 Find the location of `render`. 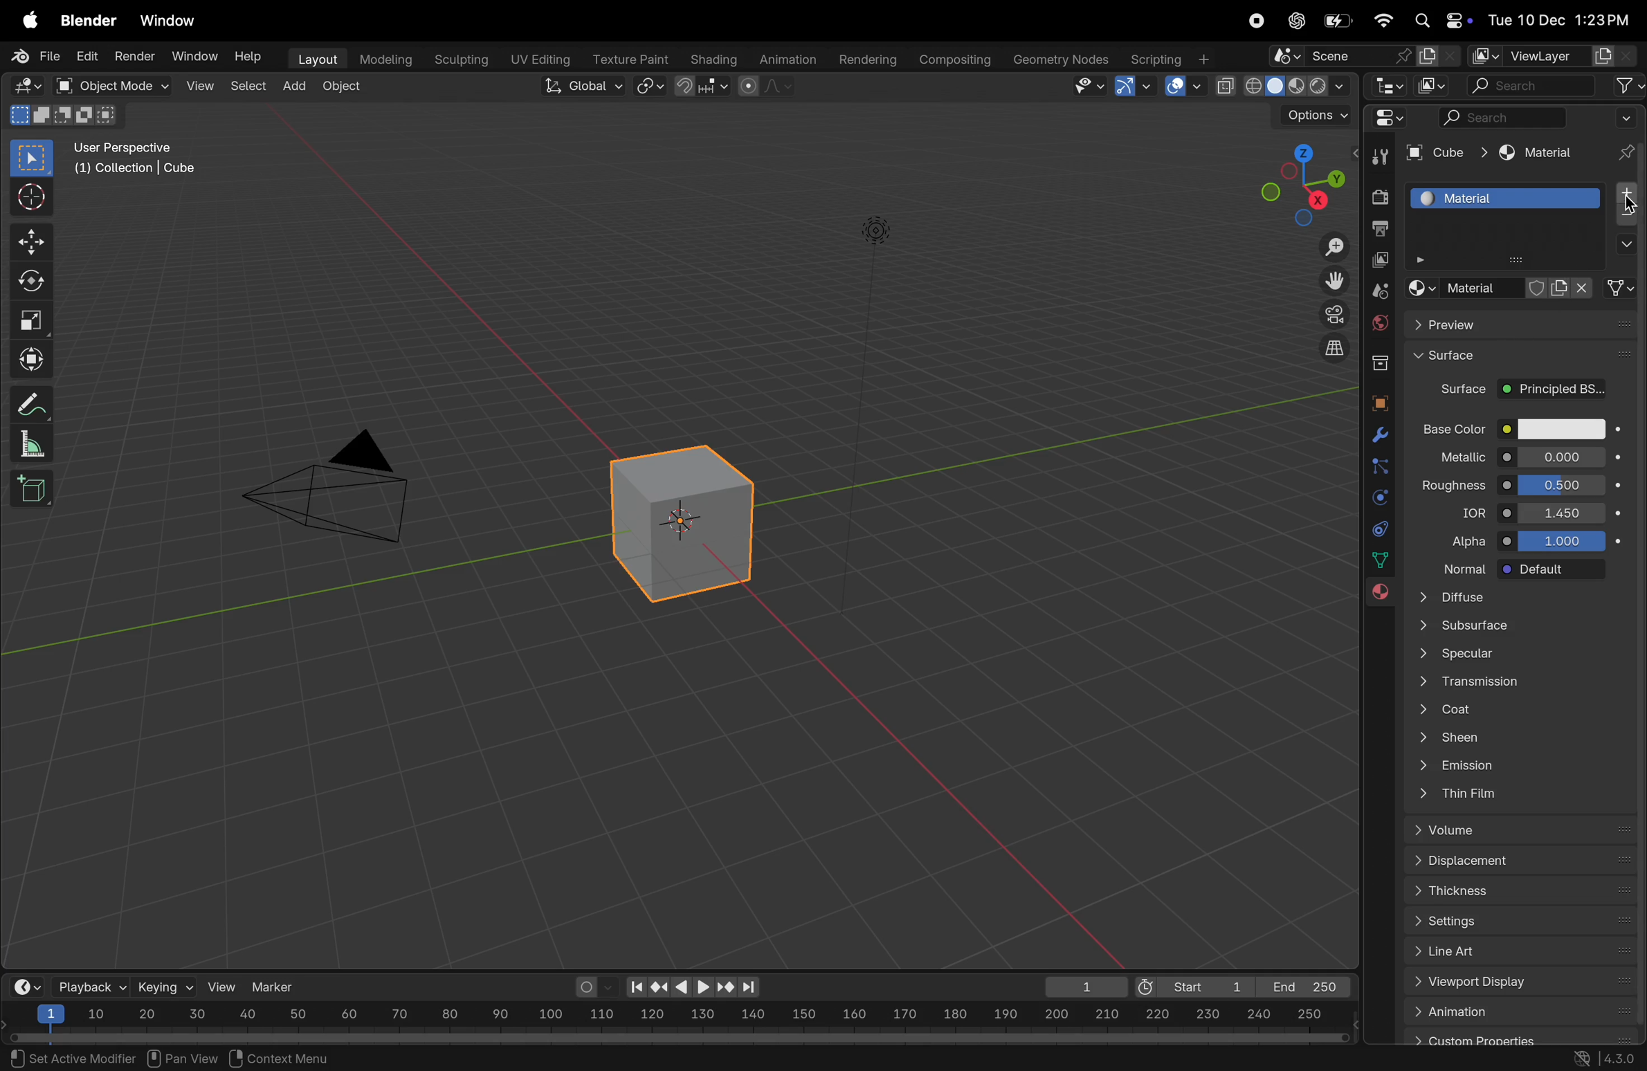

render is located at coordinates (1378, 196).